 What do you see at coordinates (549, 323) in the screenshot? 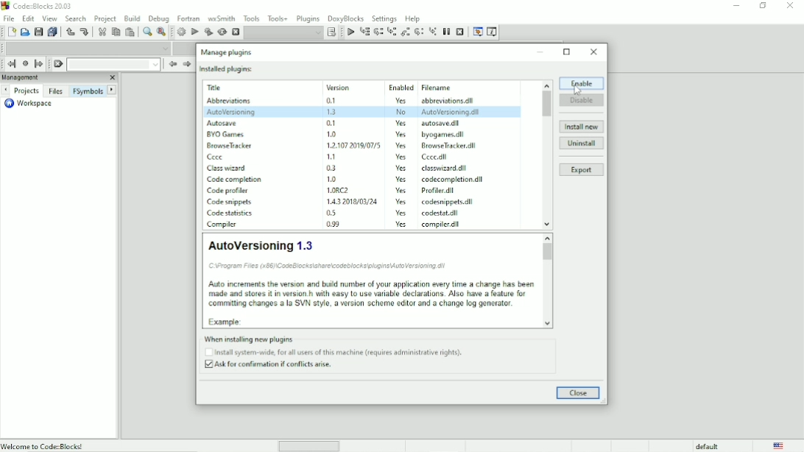
I see `scroll down ` at bounding box center [549, 323].